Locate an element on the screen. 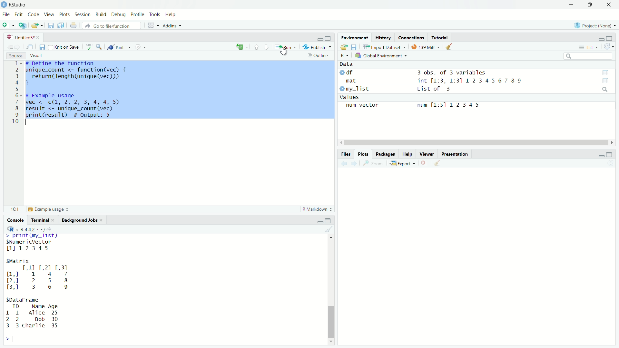 The width and height of the screenshot is (619, 348). forward is located at coordinates (18, 47).